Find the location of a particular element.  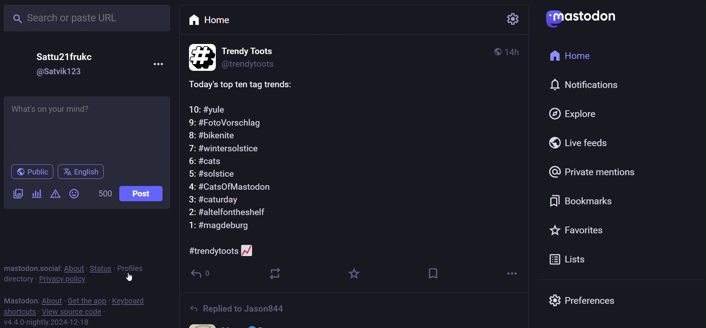

cursor is located at coordinates (132, 281).